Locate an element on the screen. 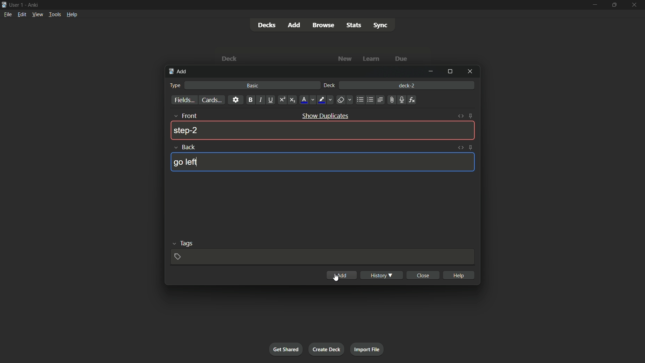 This screenshot has height=363, width=645. cursor is located at coordinates (336, 278).